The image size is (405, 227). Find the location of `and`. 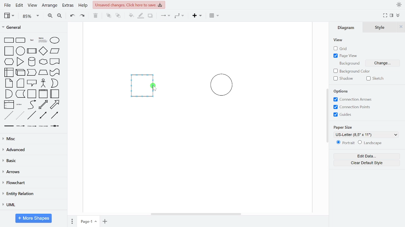

and is located at coordinates (9, 93).